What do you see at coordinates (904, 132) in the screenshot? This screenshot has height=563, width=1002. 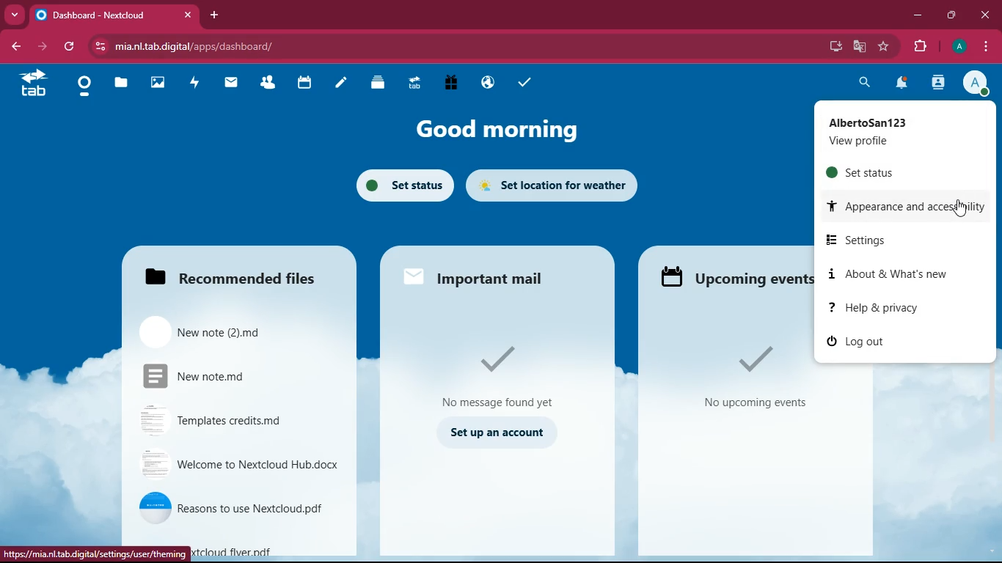 I see `profile` at bounding box center [904, 132].